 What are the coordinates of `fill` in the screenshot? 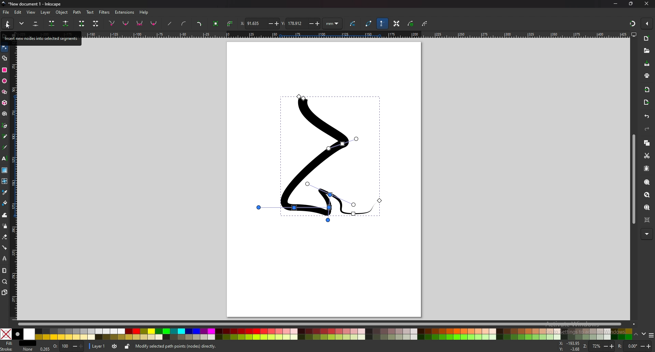 It's located at (19, 343).